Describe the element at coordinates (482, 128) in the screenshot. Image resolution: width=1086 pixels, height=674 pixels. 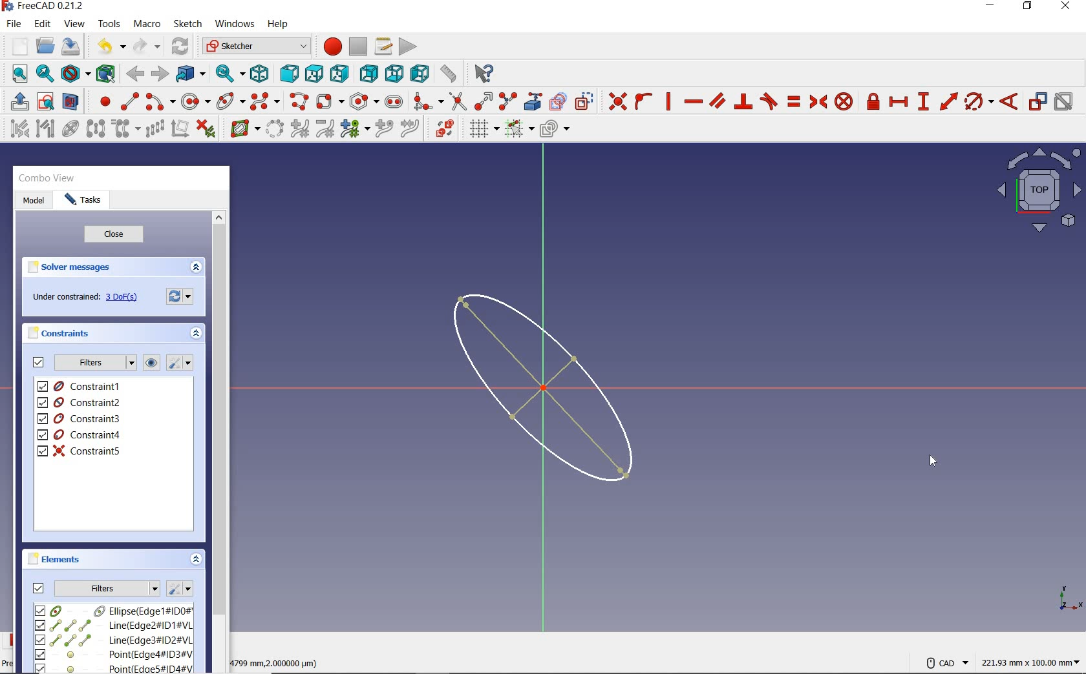
I see `toggle grid` at that location.